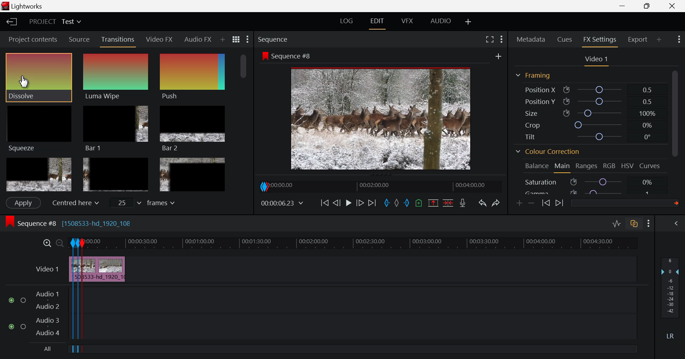 The height and width of the screenshot is (359, 685). What do you see at coordinates (520, 203) in the screenshot?
I see `Add keyframe` at bounding box center [520, 203].